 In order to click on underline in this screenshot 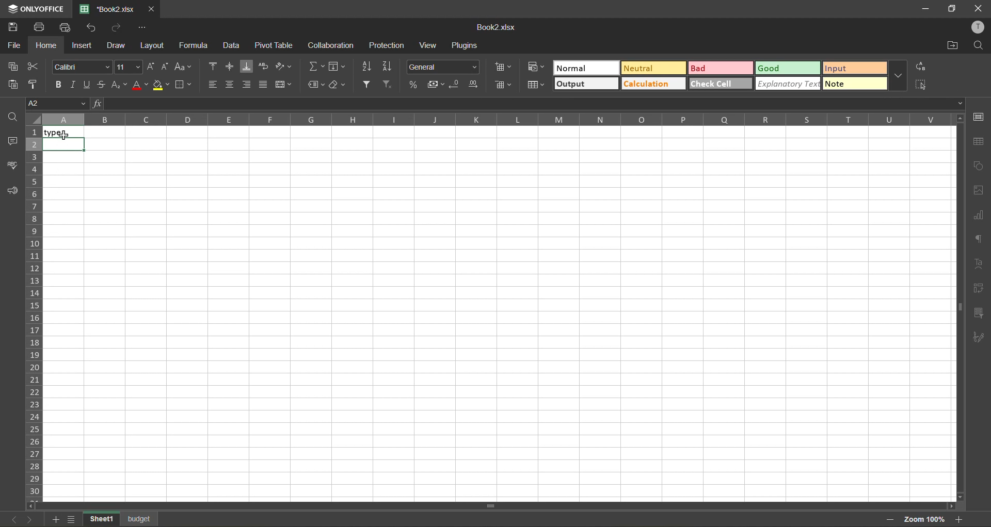, I will do `click(89, 83)`.